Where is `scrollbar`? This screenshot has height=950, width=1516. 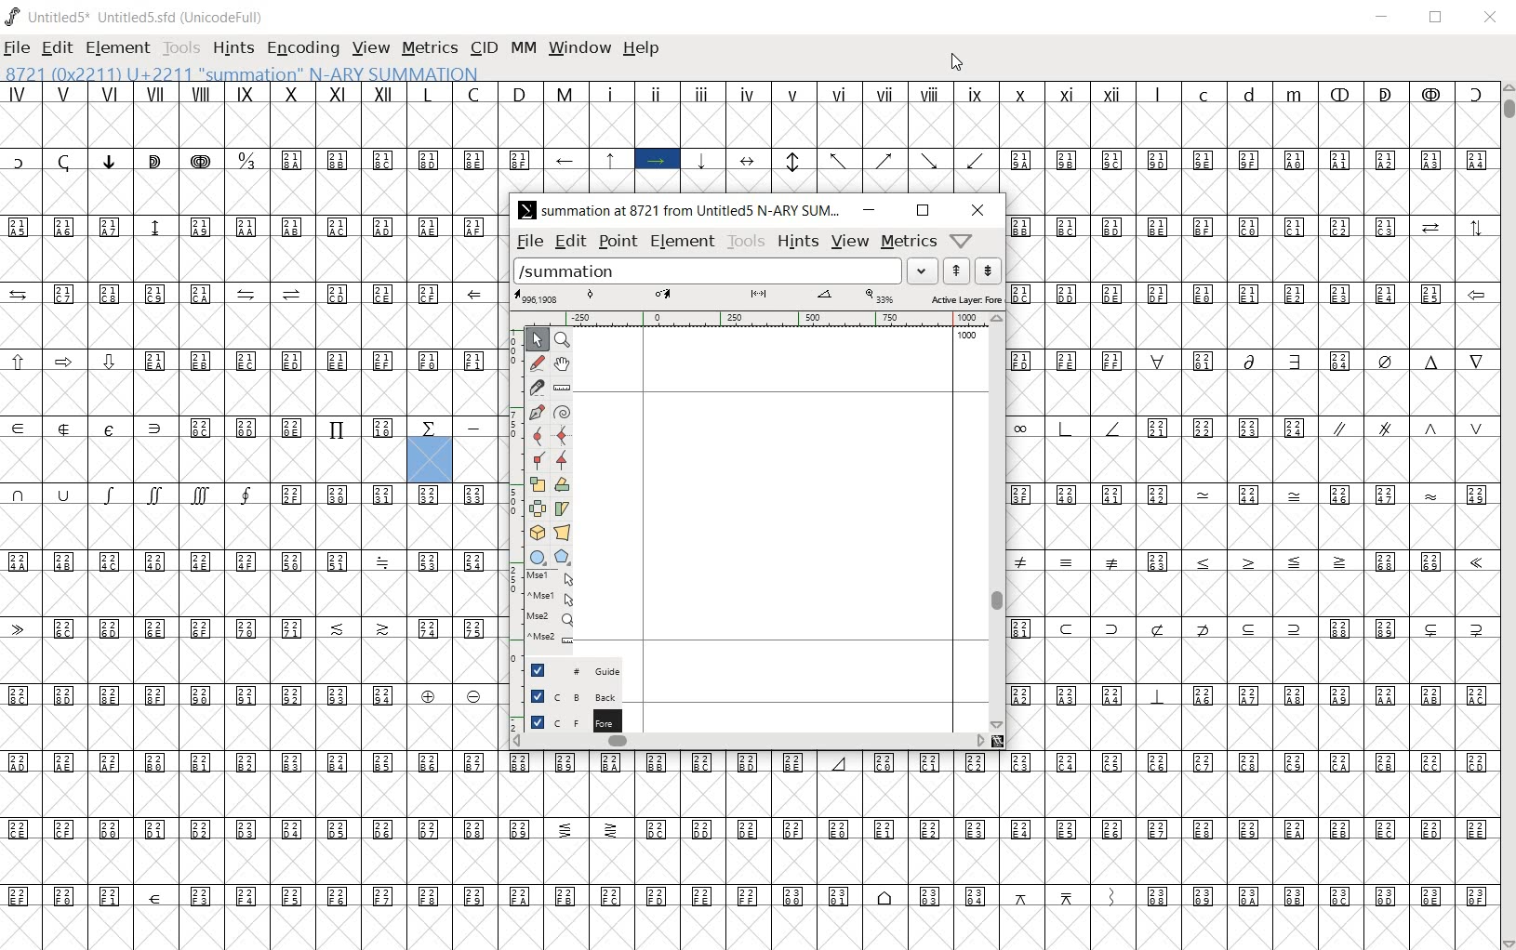
scrollbar is located at coordinates (999, 521).